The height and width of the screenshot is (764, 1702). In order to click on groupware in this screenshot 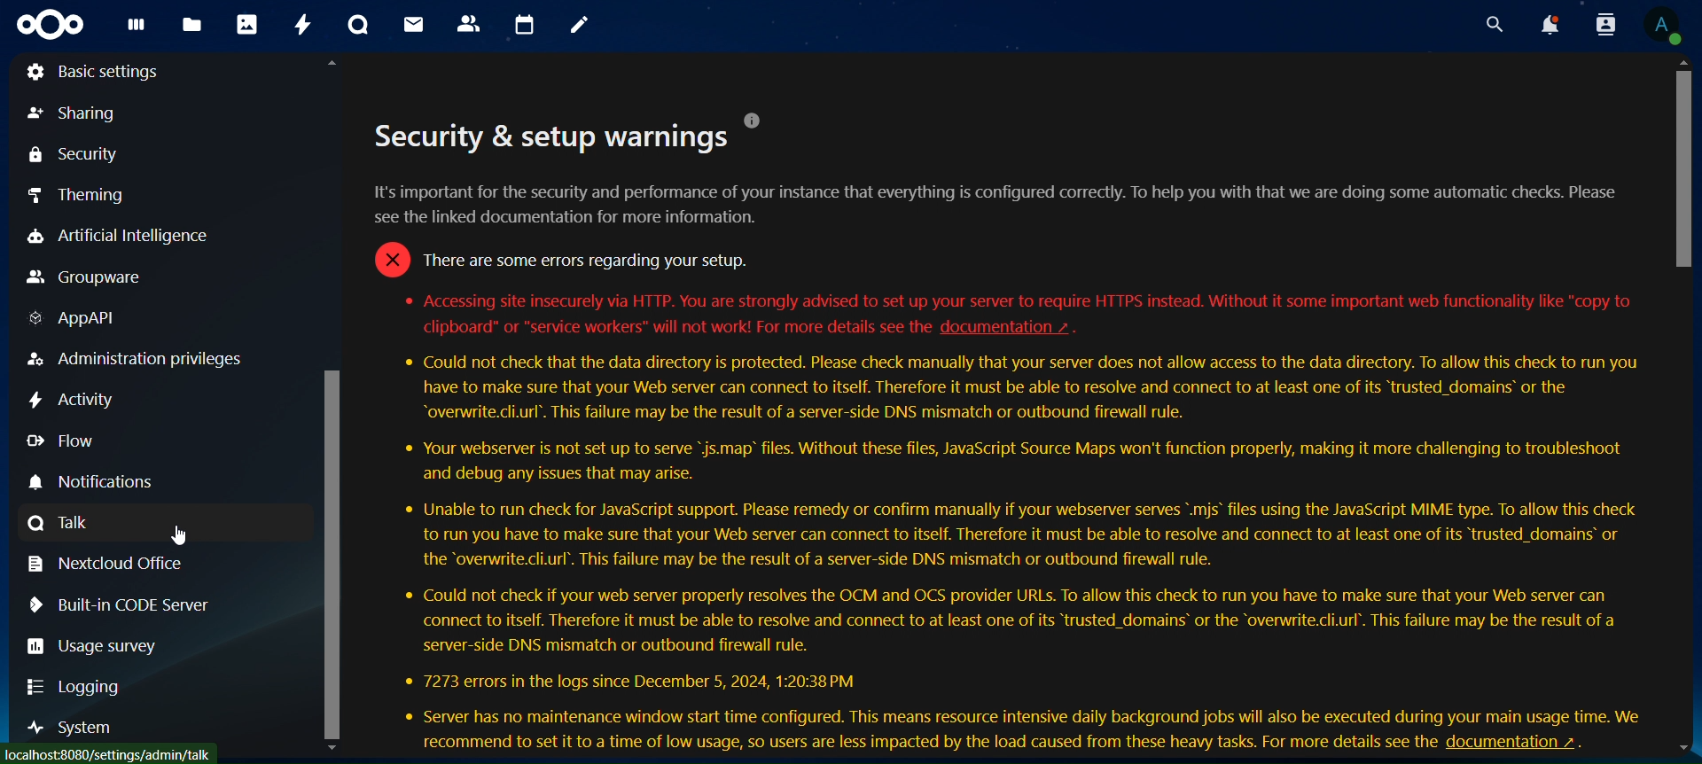, I will do `click(92, 277)`.